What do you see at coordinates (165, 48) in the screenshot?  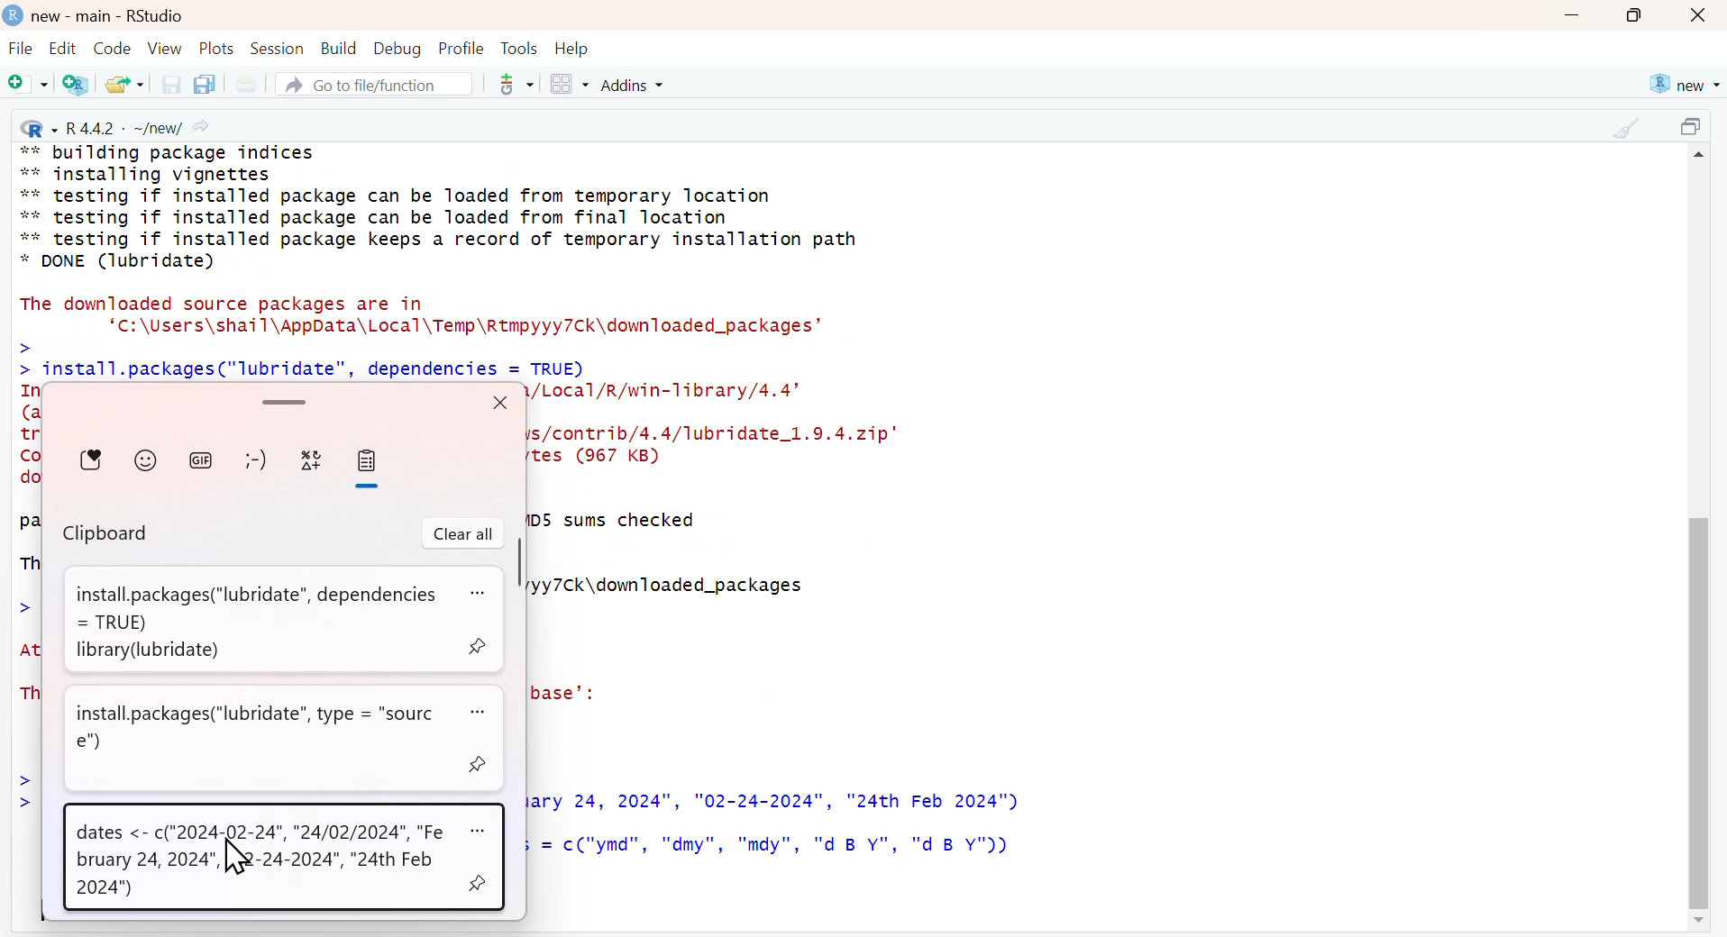 I see `View` at bounding box center [165, 48].